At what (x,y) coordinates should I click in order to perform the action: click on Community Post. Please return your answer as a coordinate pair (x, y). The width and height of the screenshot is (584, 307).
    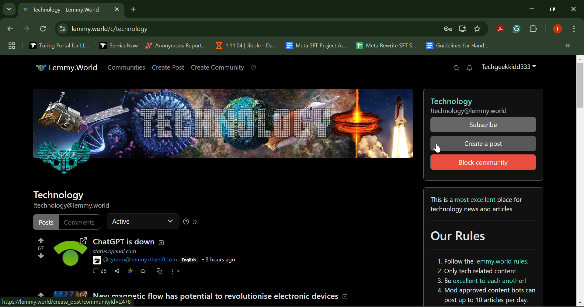
    Looking at the image, I should click on (200, 290).